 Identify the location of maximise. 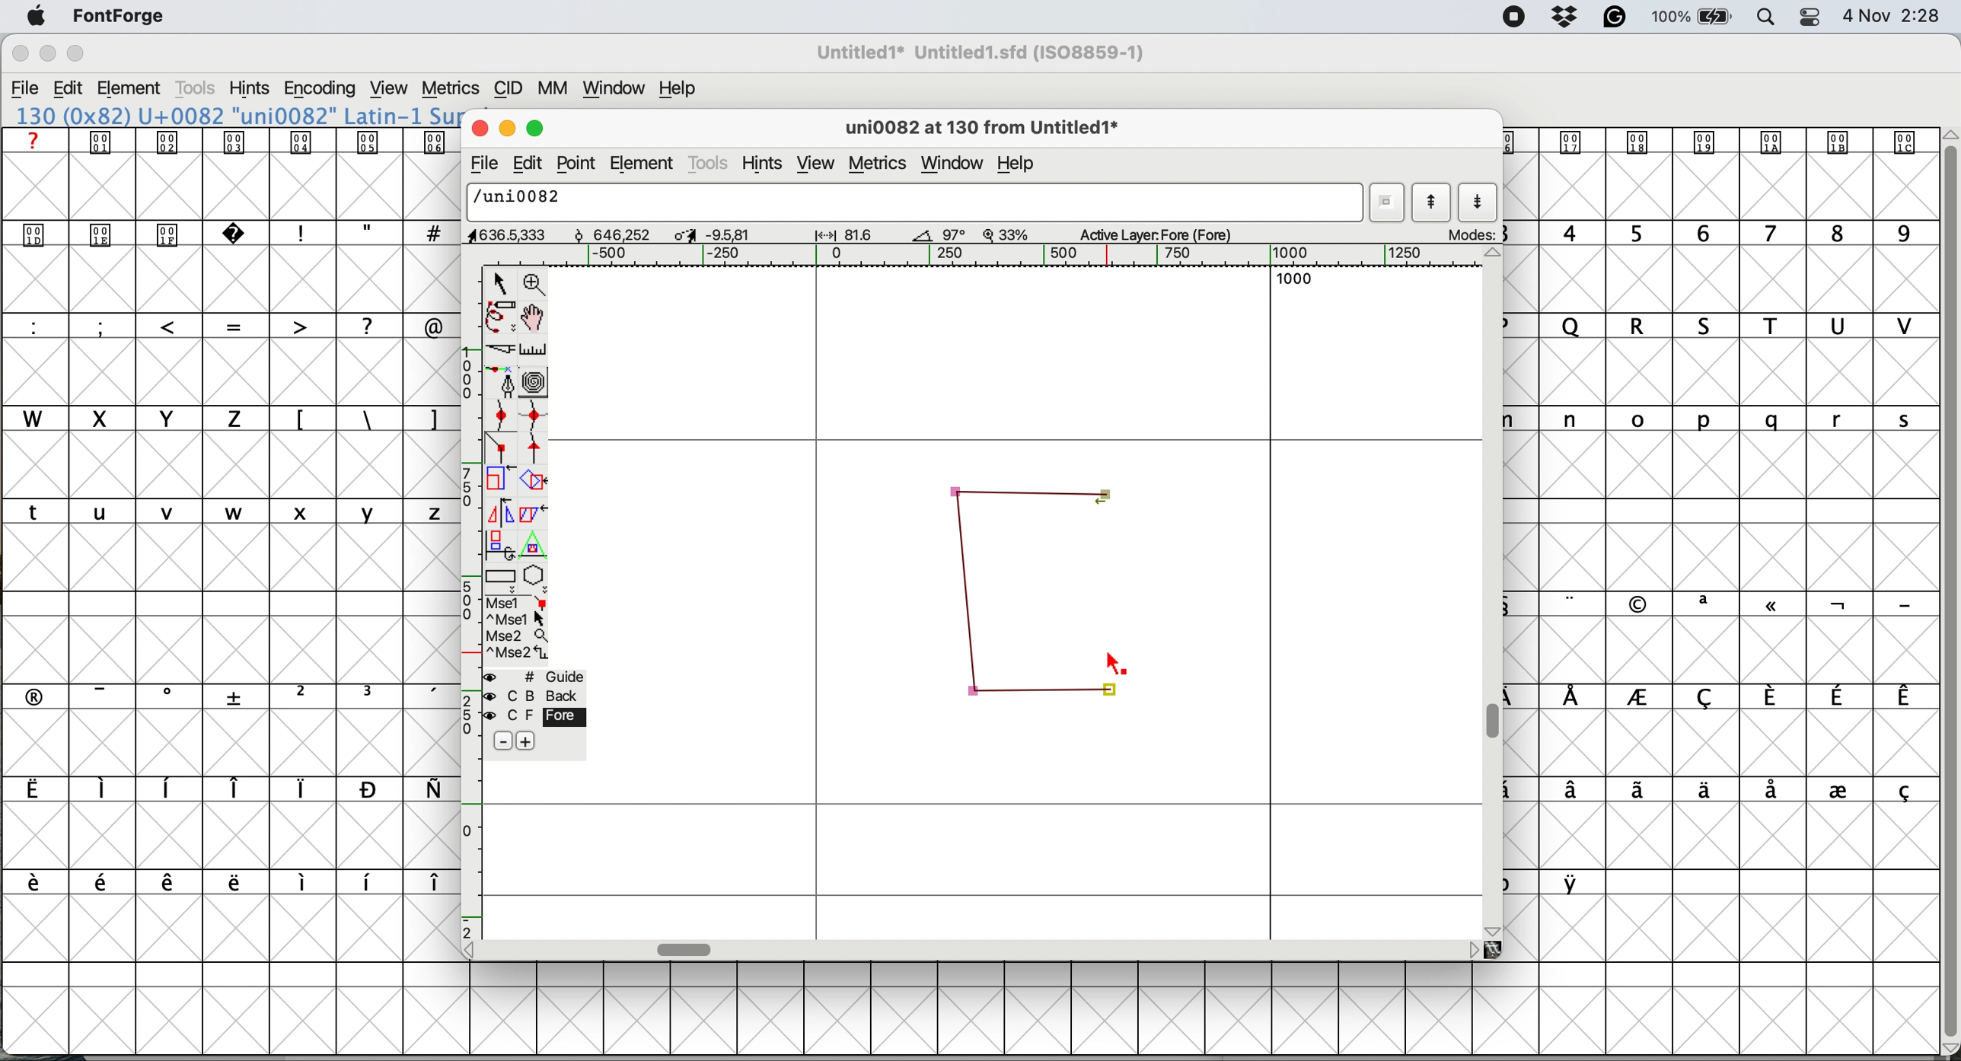
(77, 53).